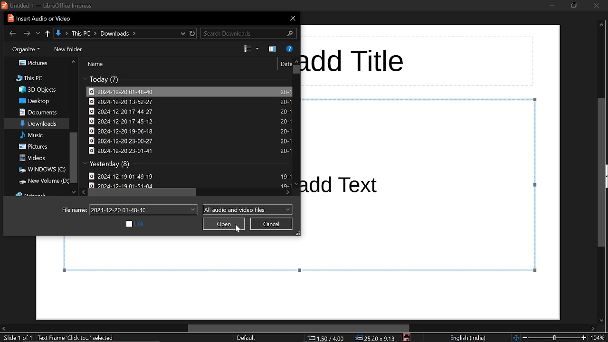  Describe the element at coordinates (296, 184) in the screenshot. I see `move down` at that location.